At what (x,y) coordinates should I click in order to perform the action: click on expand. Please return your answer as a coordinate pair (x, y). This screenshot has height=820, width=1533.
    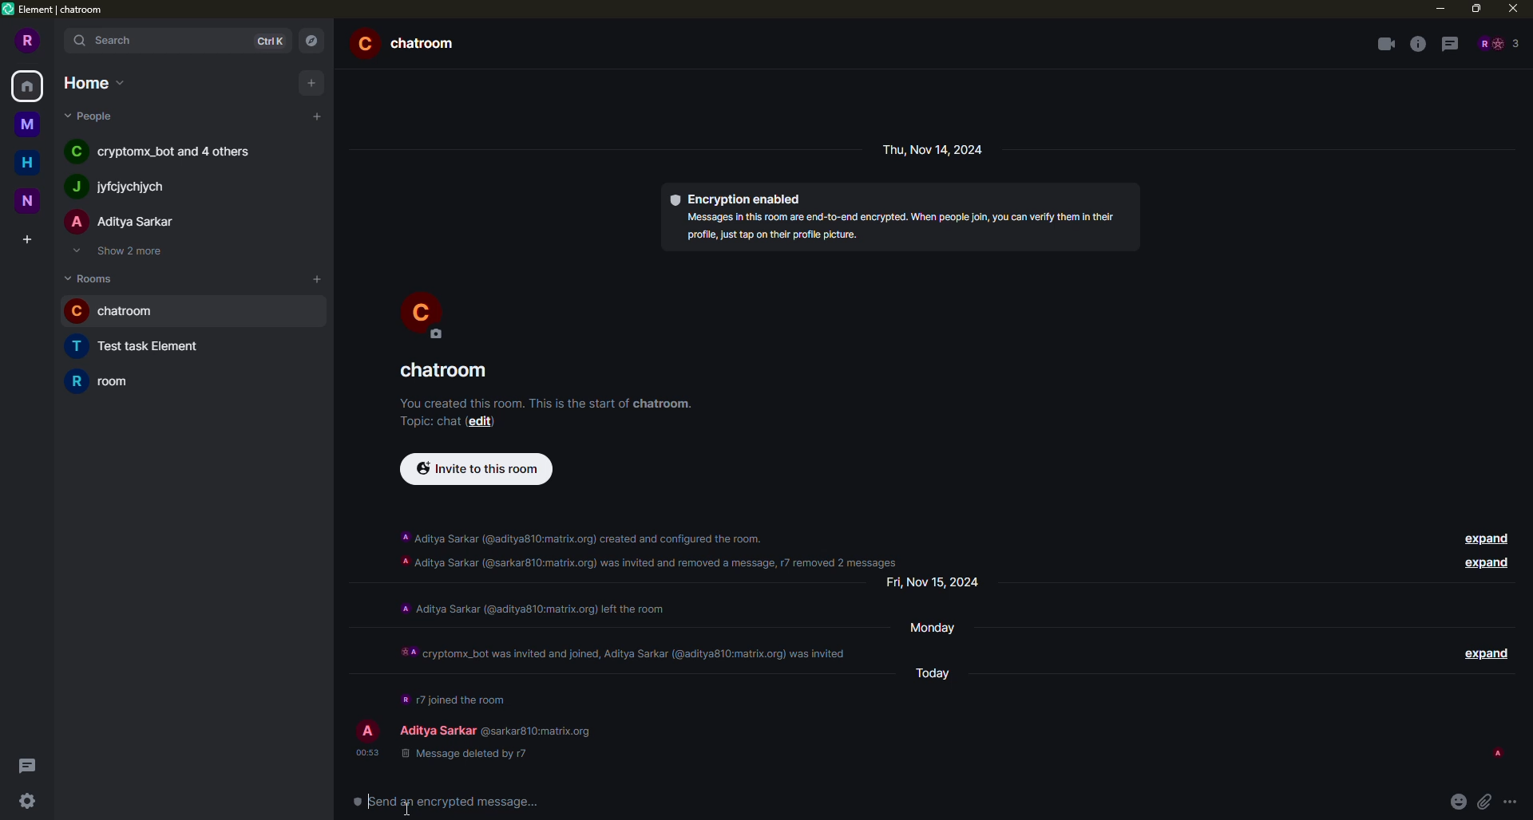
    Looking at the image, I should click on (1483, 537).